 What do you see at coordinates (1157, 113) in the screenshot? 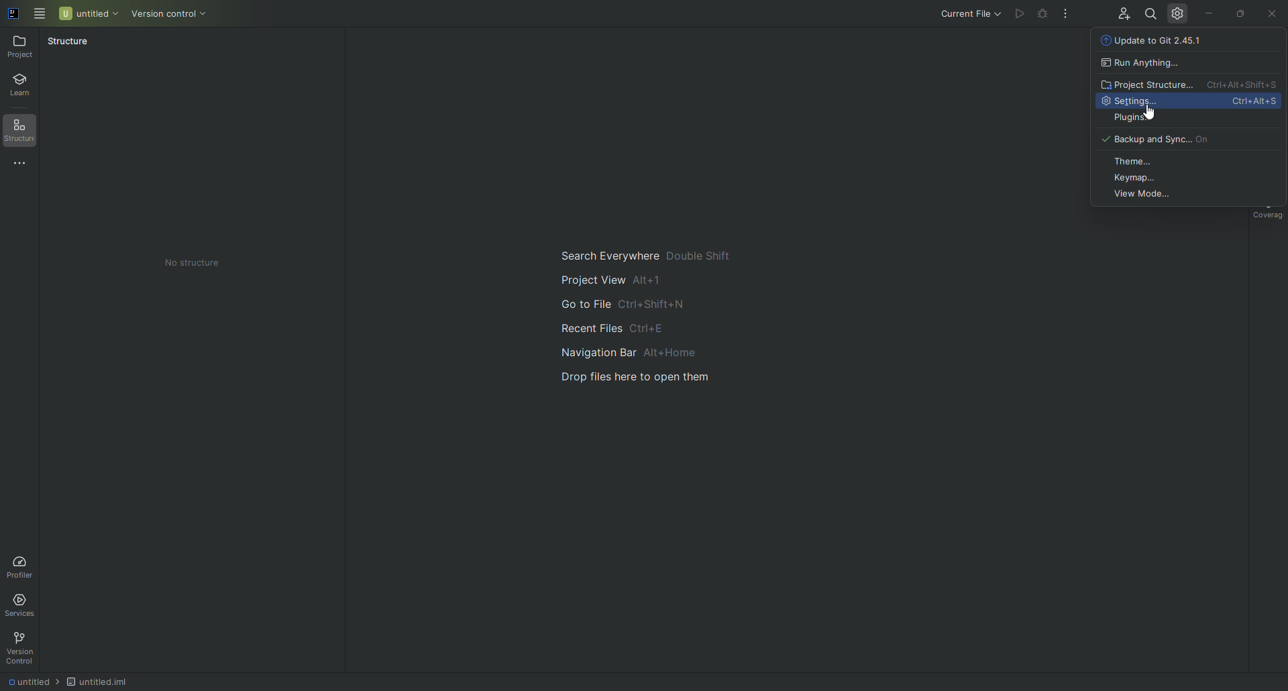
I see `Pointer` at bounding box center [1157, 113].